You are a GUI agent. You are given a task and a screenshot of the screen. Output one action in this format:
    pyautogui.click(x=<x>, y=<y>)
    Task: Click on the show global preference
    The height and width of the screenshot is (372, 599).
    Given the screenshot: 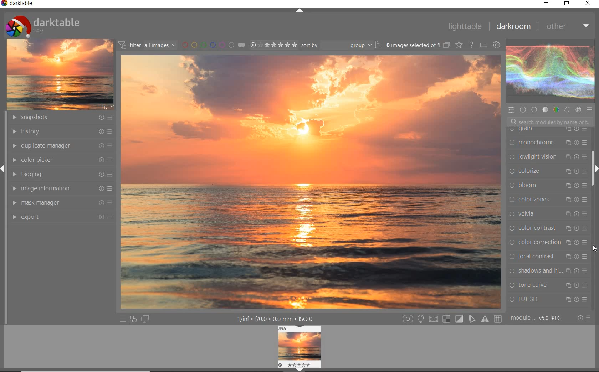 What is the action you would take?
    pyautogui.click(x=497, y=45)
    